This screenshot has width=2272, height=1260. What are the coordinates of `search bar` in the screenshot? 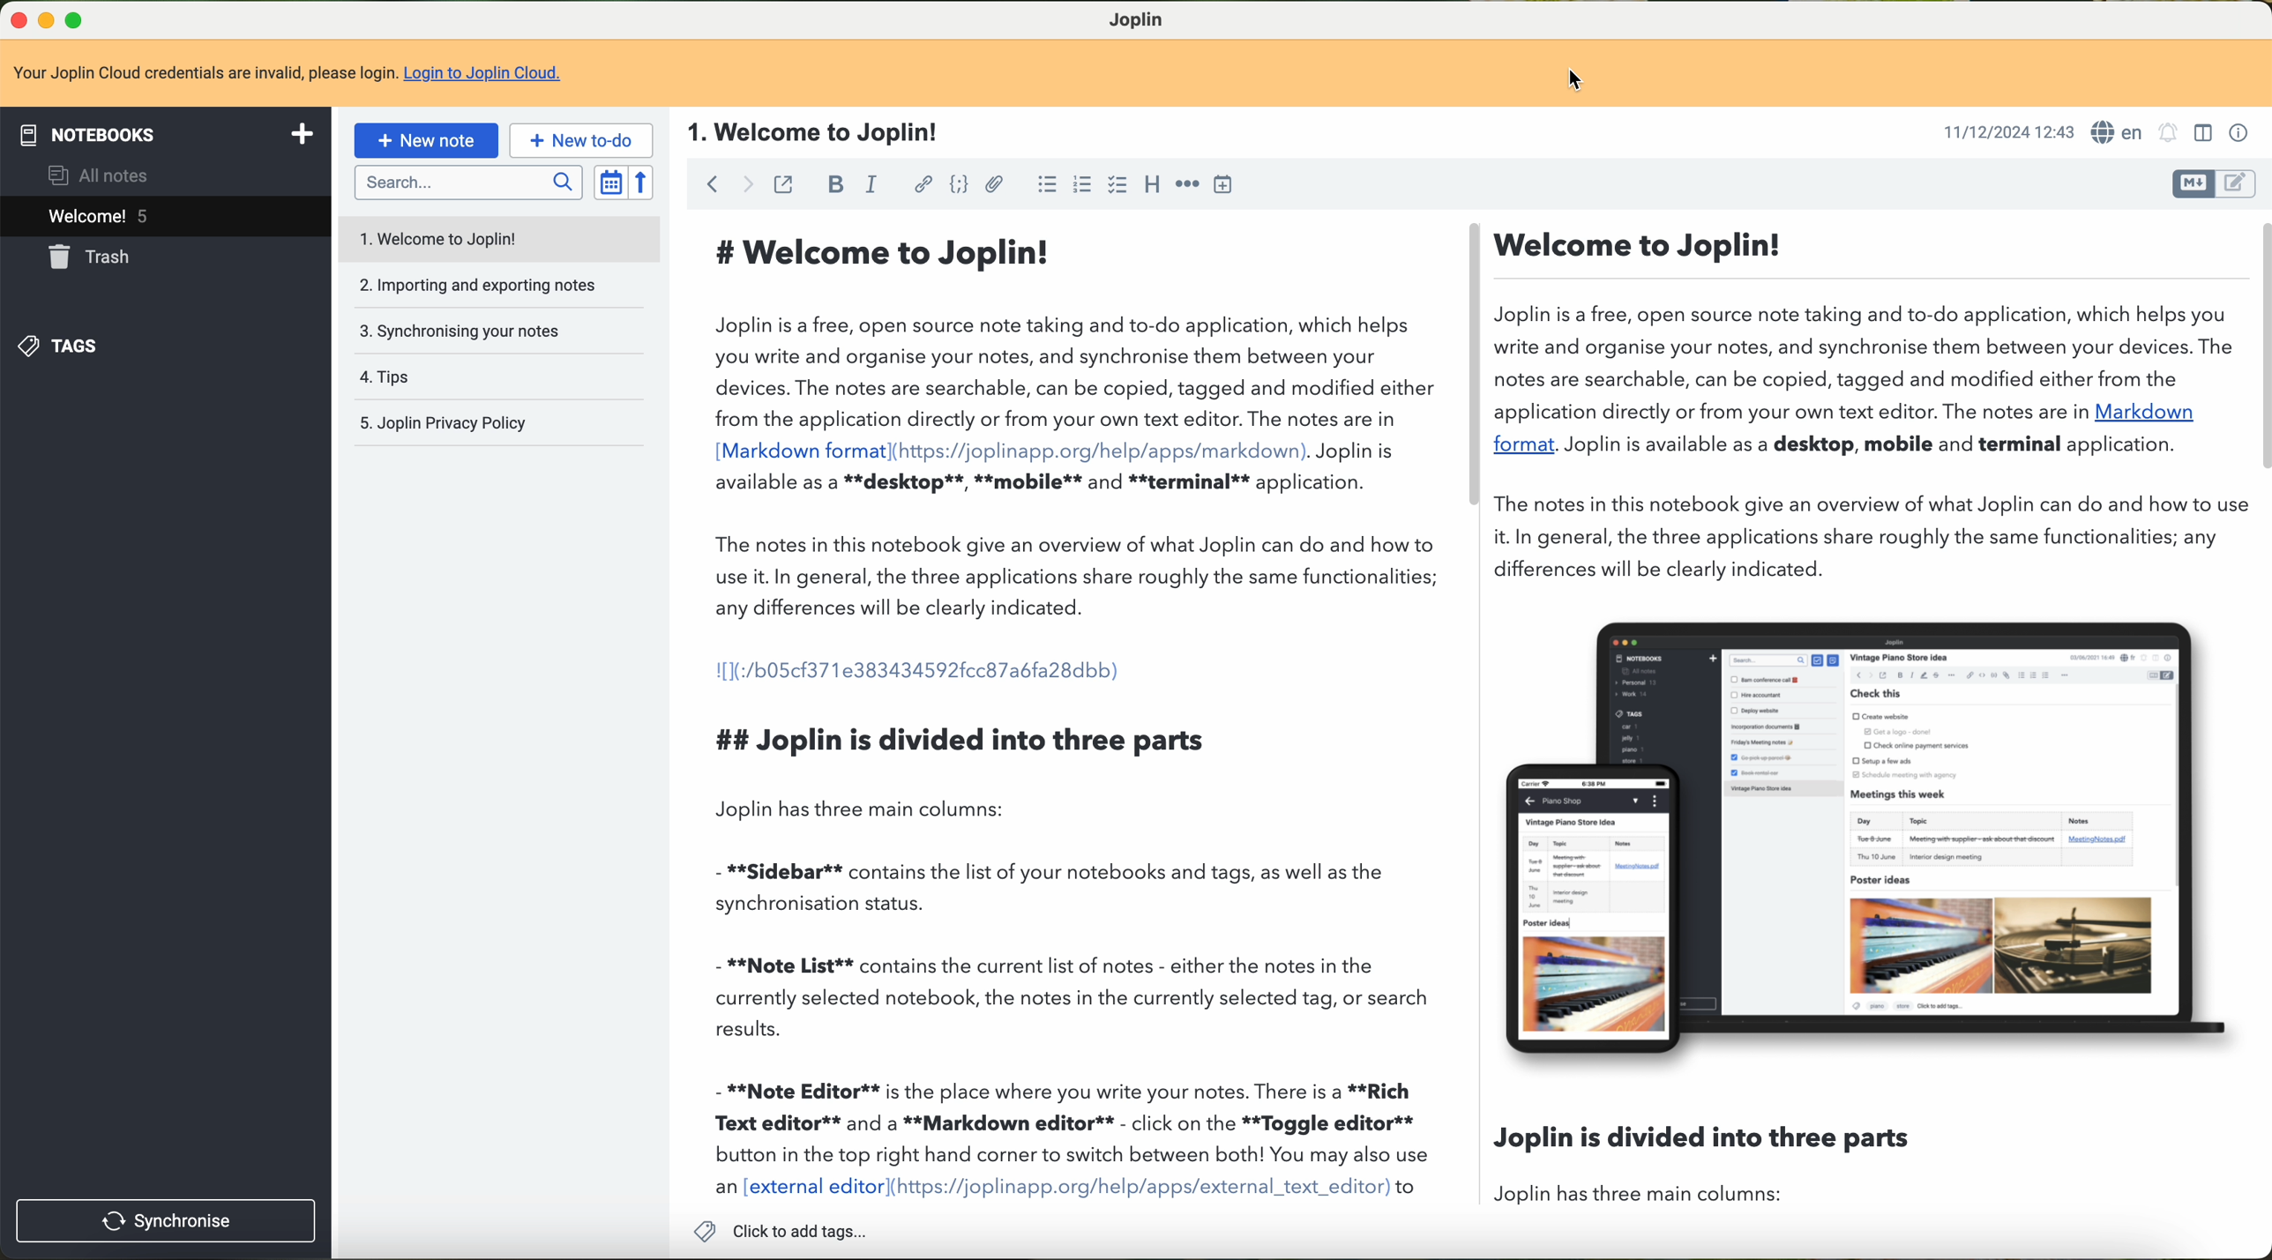 It's located at (463, 183).